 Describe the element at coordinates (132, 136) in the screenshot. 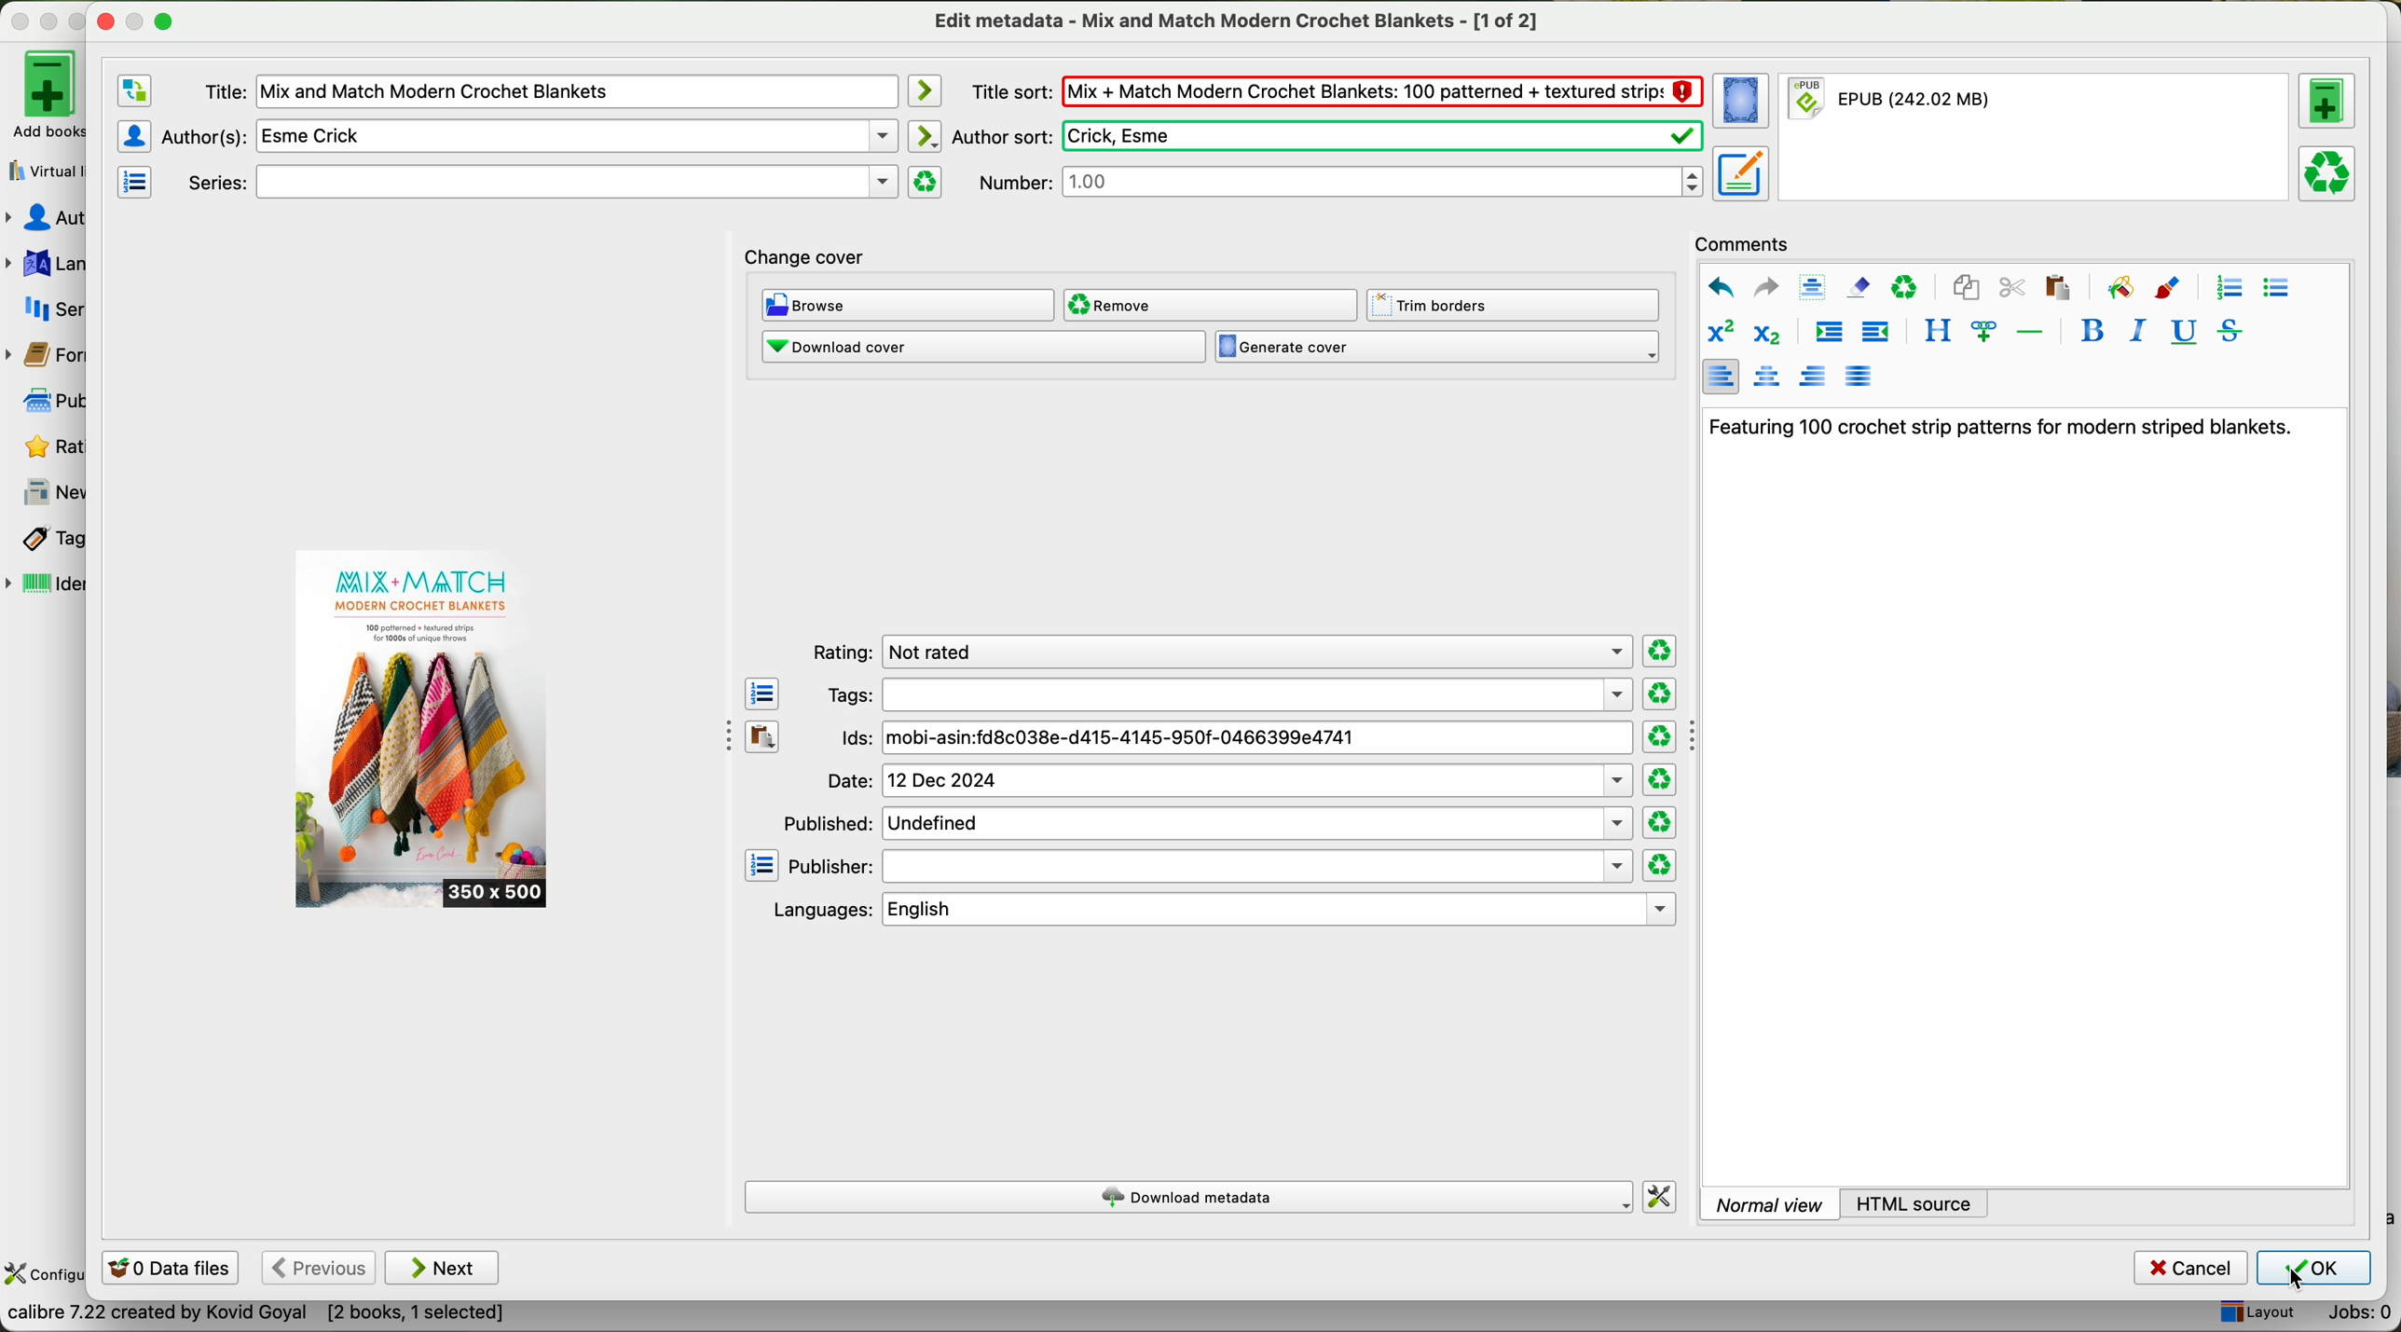

I see `set the manage authors editor` at that location.